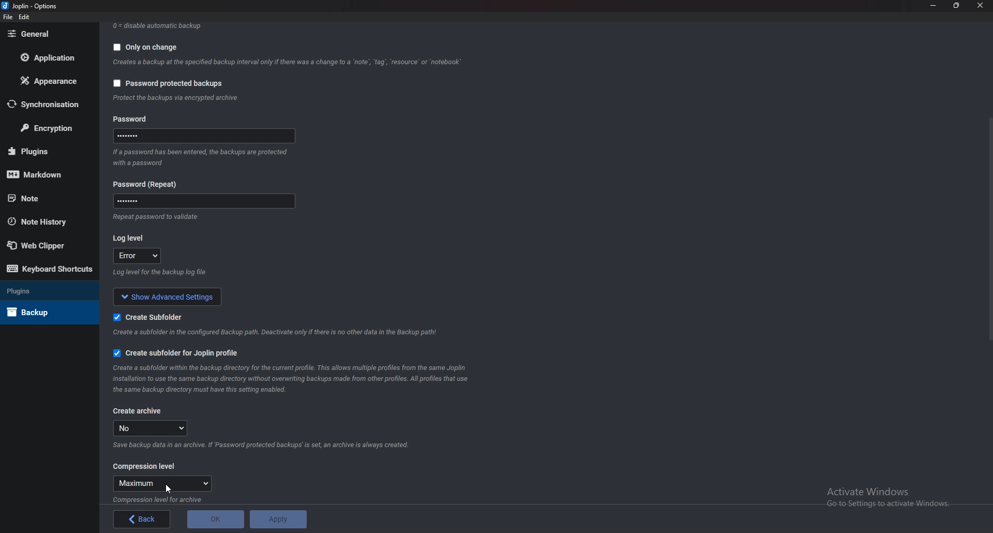 The image size is (993, 533). I want to click on Info, so click(157, 218).